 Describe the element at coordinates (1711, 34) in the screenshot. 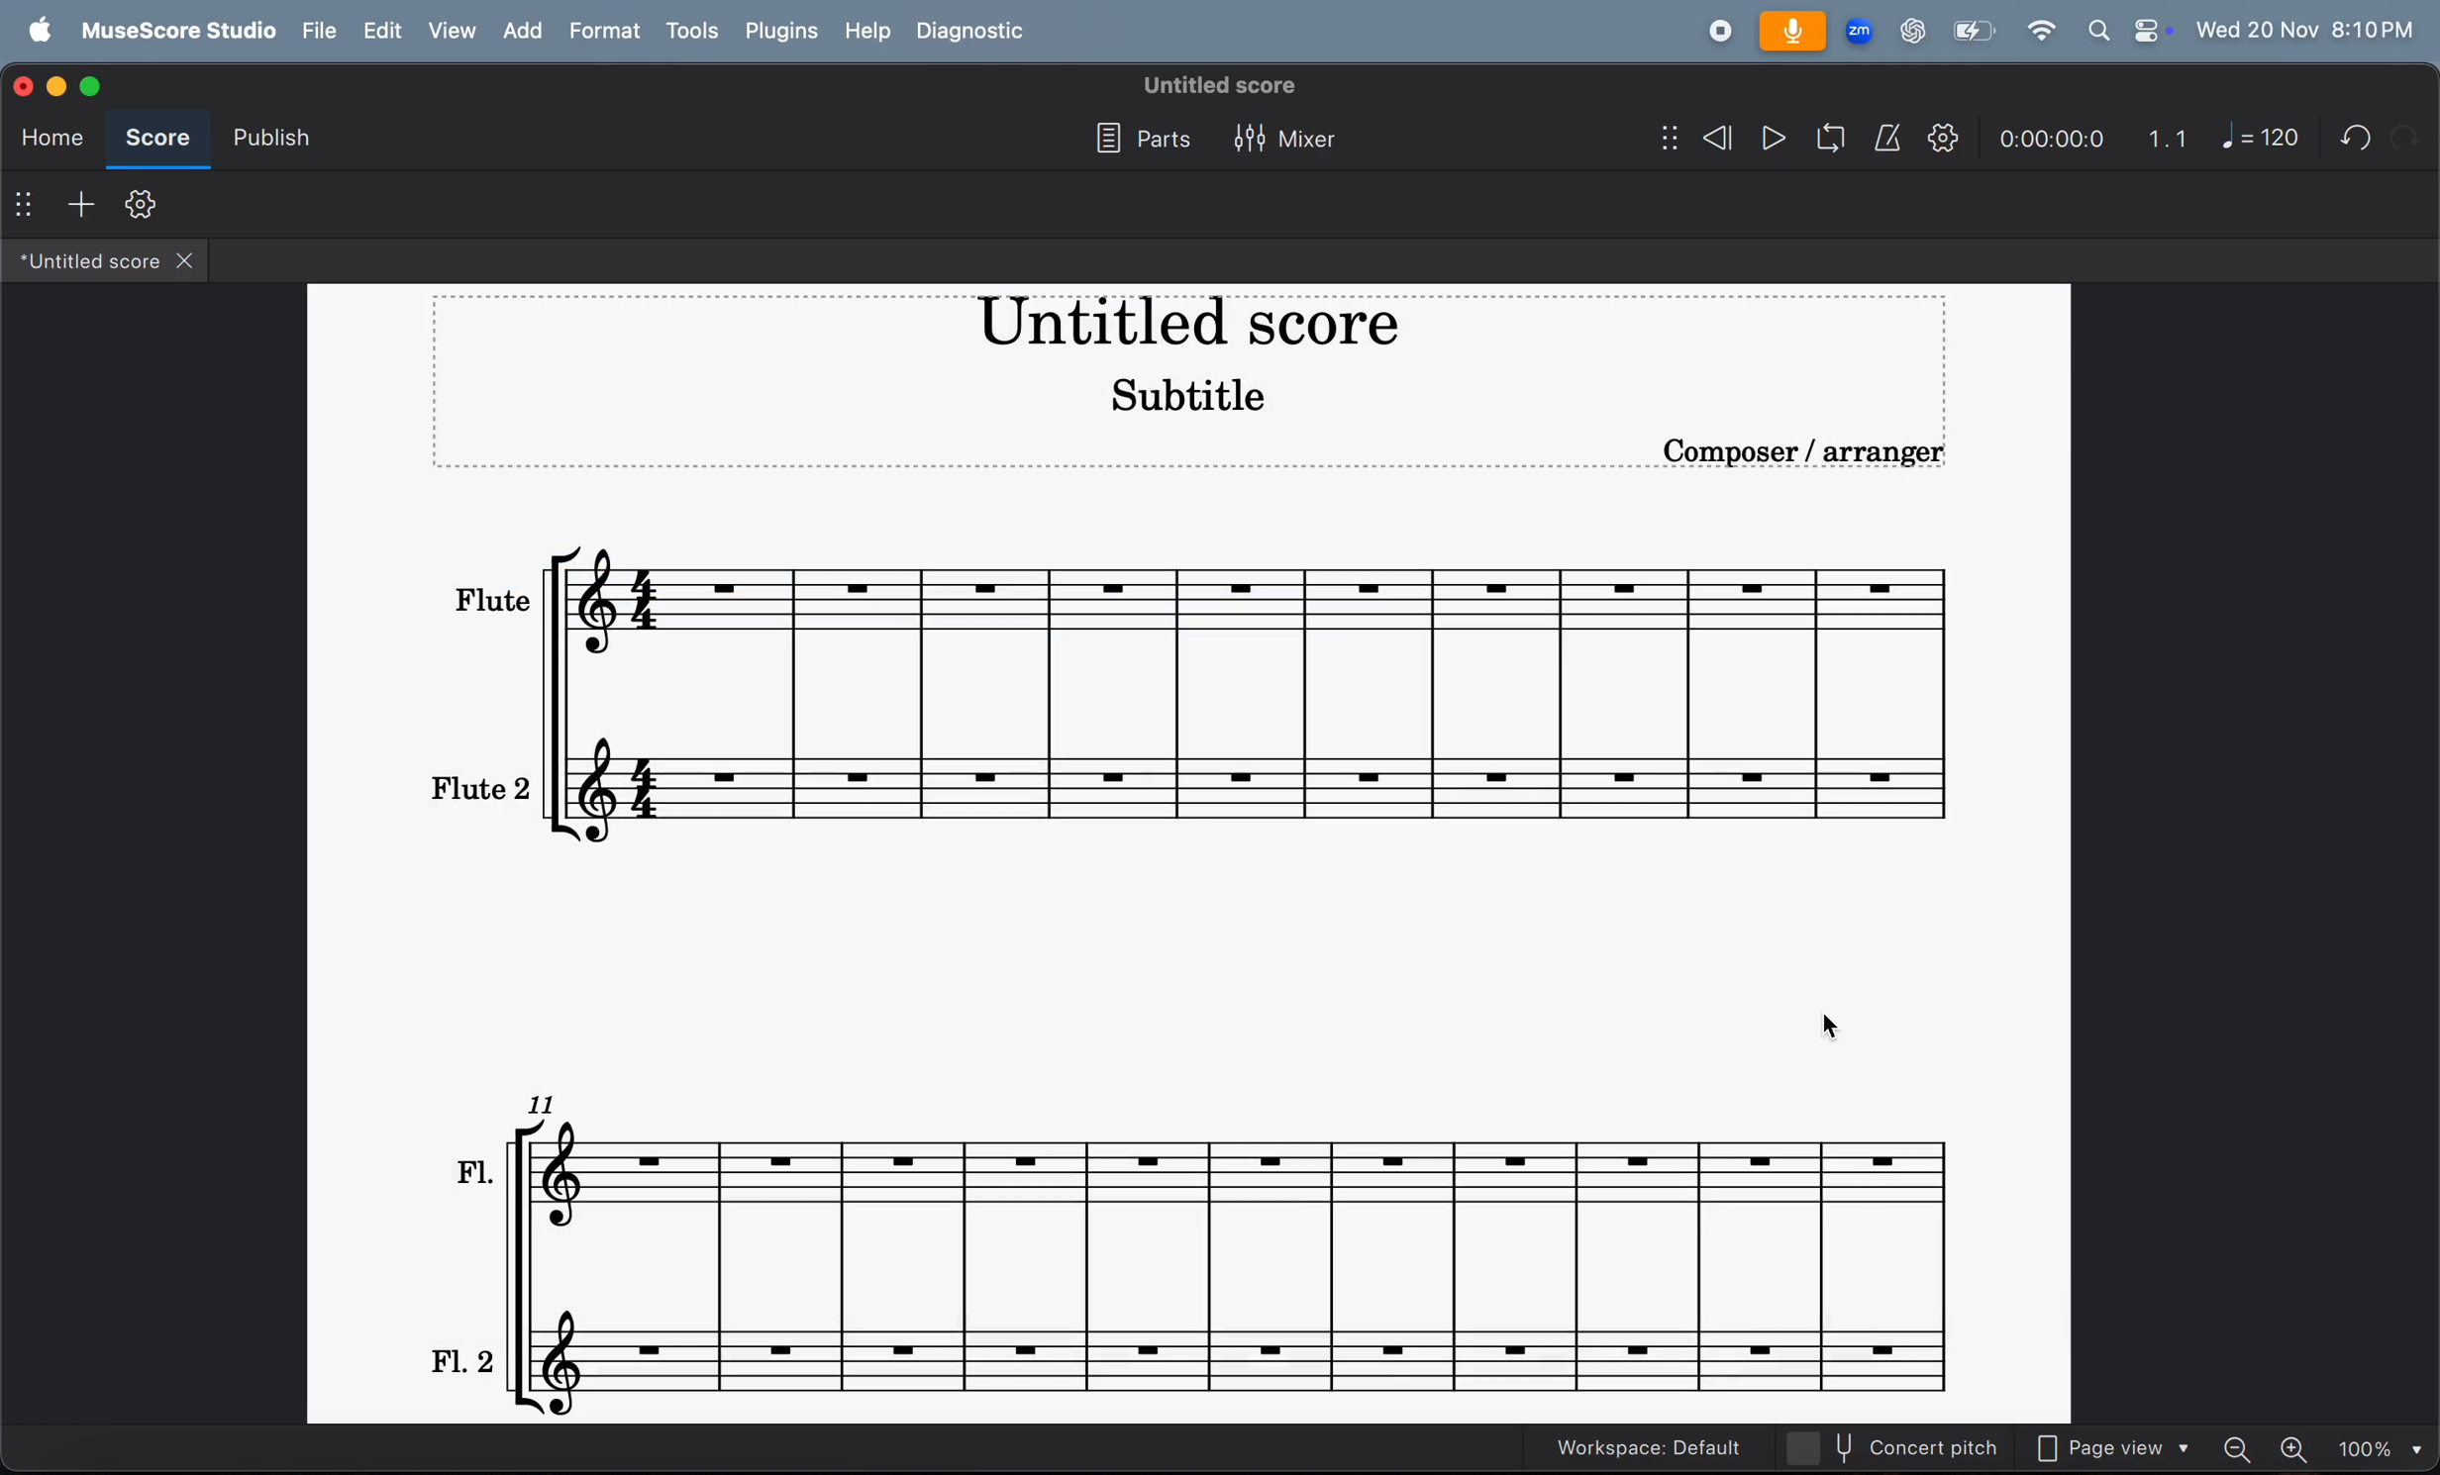

I see `record` at that location.